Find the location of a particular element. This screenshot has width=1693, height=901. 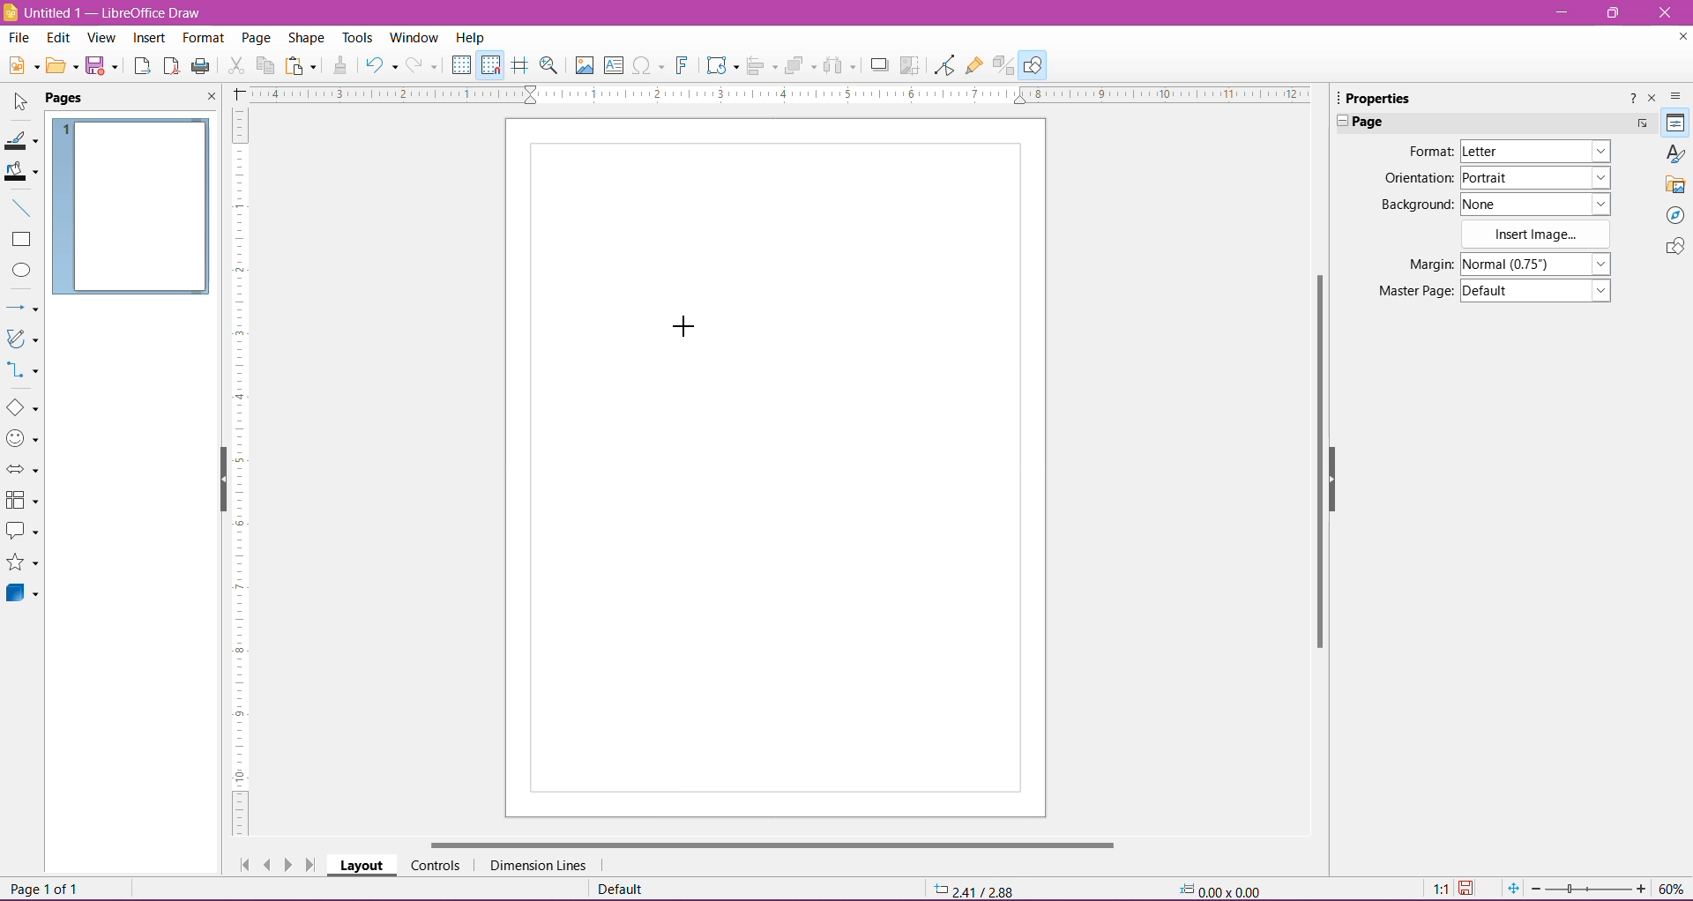

Dimension Lines is located at coordinates (540, 866).